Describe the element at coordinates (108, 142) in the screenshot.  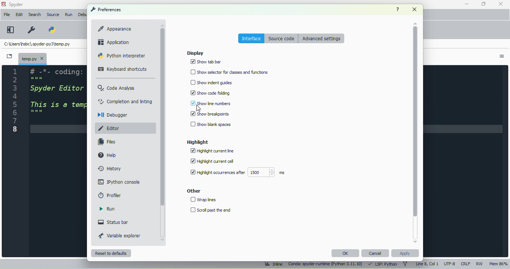
I see `files` at that location.